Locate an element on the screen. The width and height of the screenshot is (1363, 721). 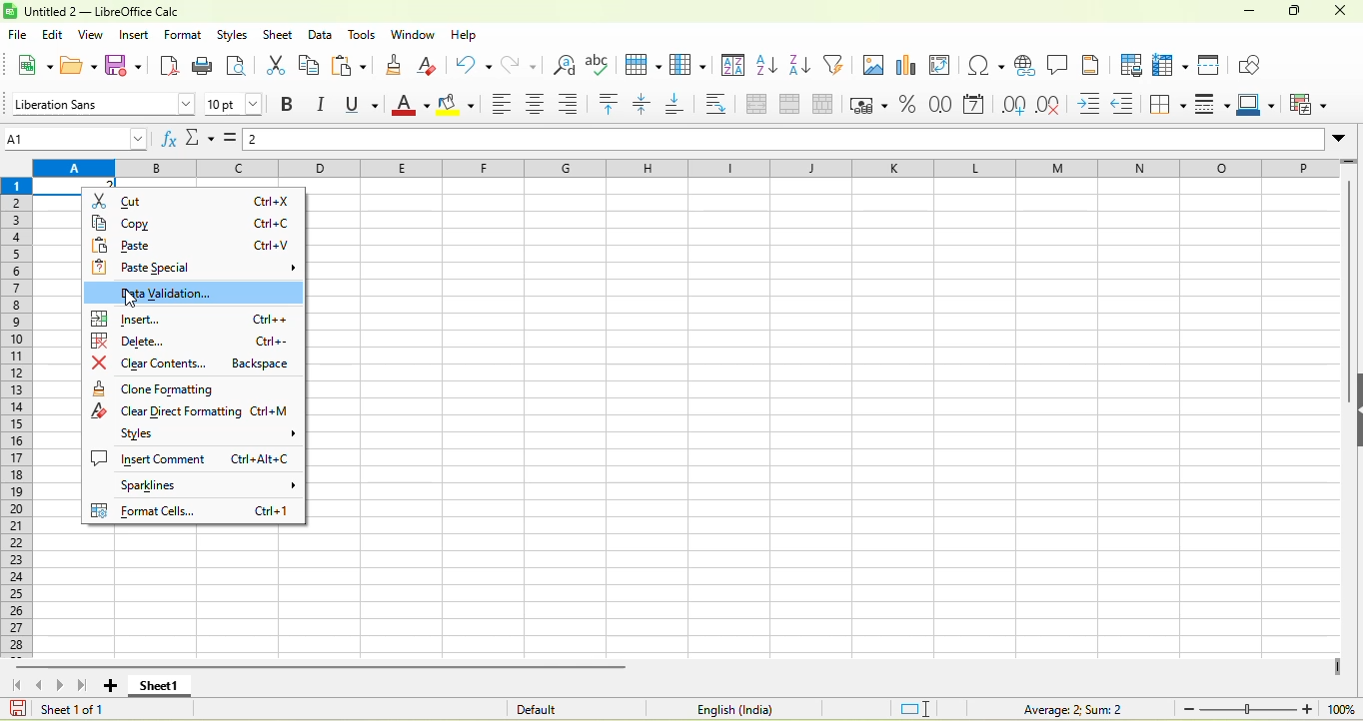
clear directly formatting is located at coordinates (438, 65).